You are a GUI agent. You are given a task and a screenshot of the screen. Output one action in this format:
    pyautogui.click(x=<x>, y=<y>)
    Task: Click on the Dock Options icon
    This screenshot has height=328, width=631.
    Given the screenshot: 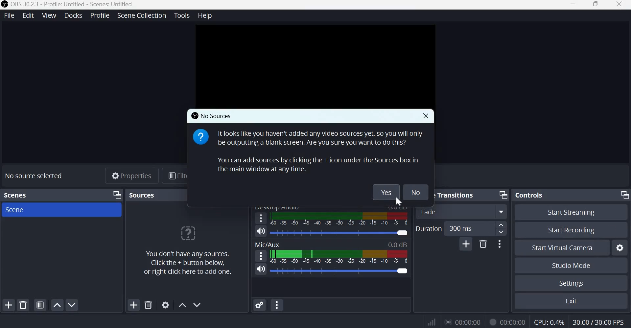 What is the action you would take?
    pyautogui.click(x=503, y=195)
    